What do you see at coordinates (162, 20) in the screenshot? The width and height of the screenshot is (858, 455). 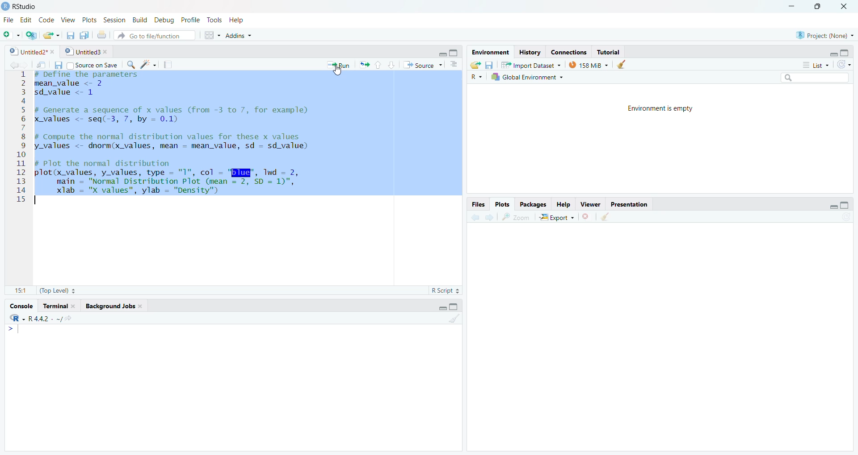 I see `Debug` at bounding box center [162, 20].